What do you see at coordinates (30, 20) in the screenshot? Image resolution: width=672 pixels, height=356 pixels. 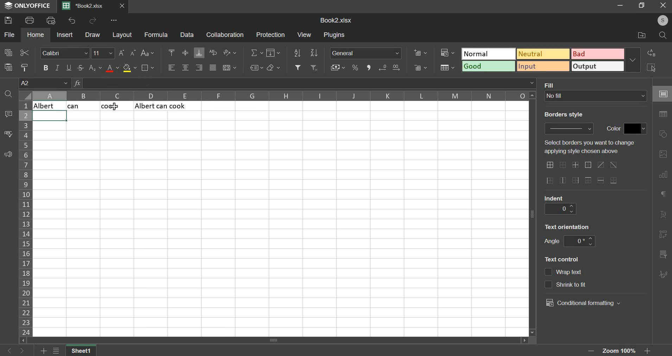 I see `print` at bounding box center [30, 20].